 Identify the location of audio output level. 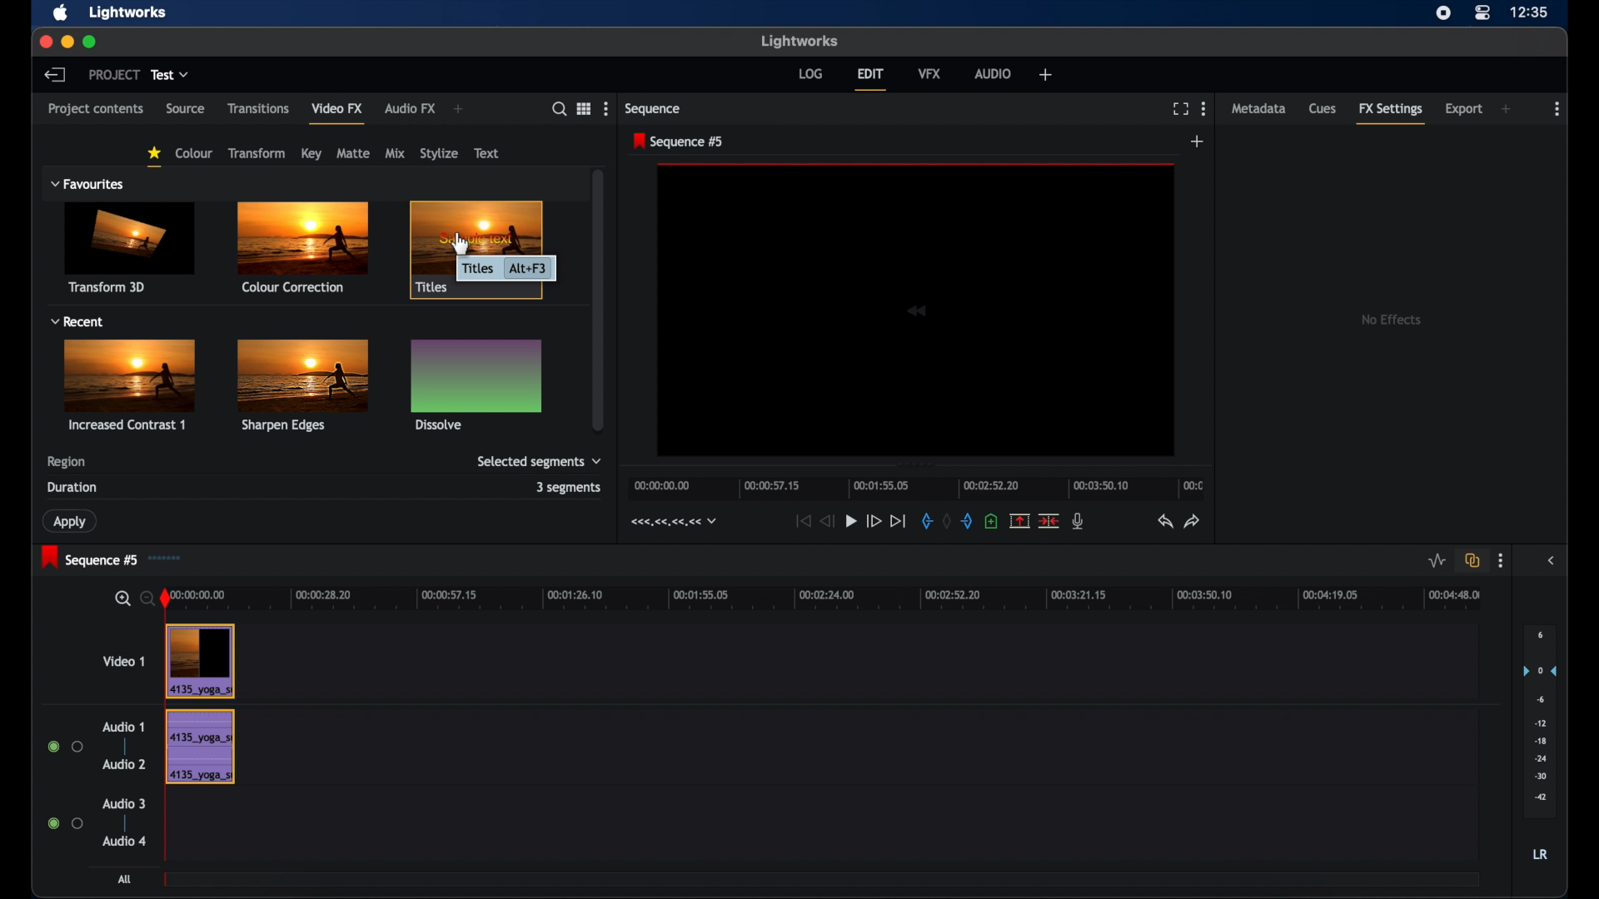
(1540, 723).